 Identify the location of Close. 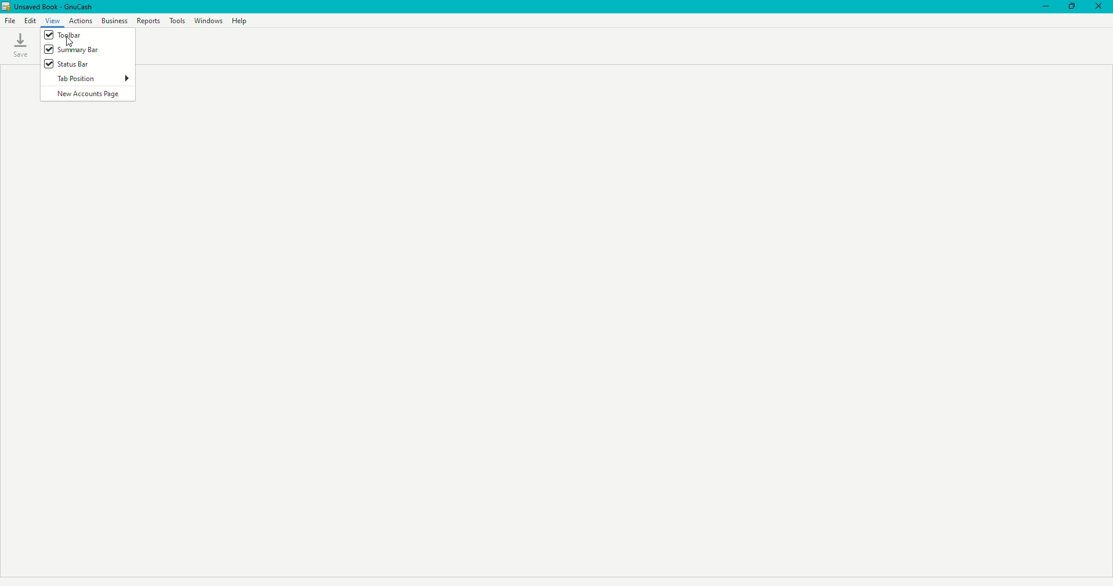
(1100, 6).